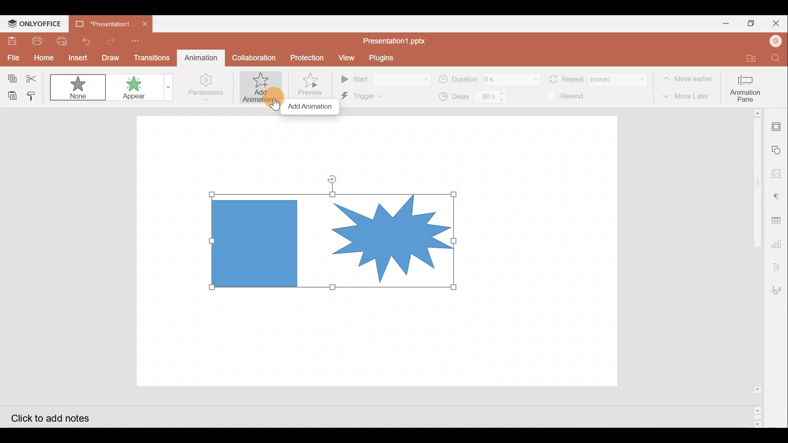 This screenshot has width=788, height=443. What do you see at coordinates (345, 58) in the screenshot?
I see `View` at bounding box center [345, 58].